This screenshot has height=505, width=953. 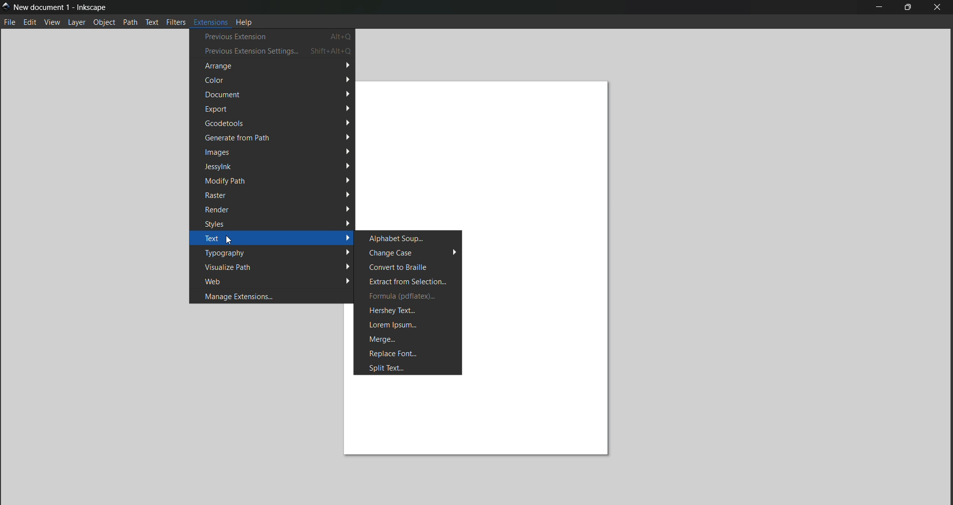 What do you see at coordinates (408, 339) in the screenshot?
I see `Merge` at bounding box center [408, 339].